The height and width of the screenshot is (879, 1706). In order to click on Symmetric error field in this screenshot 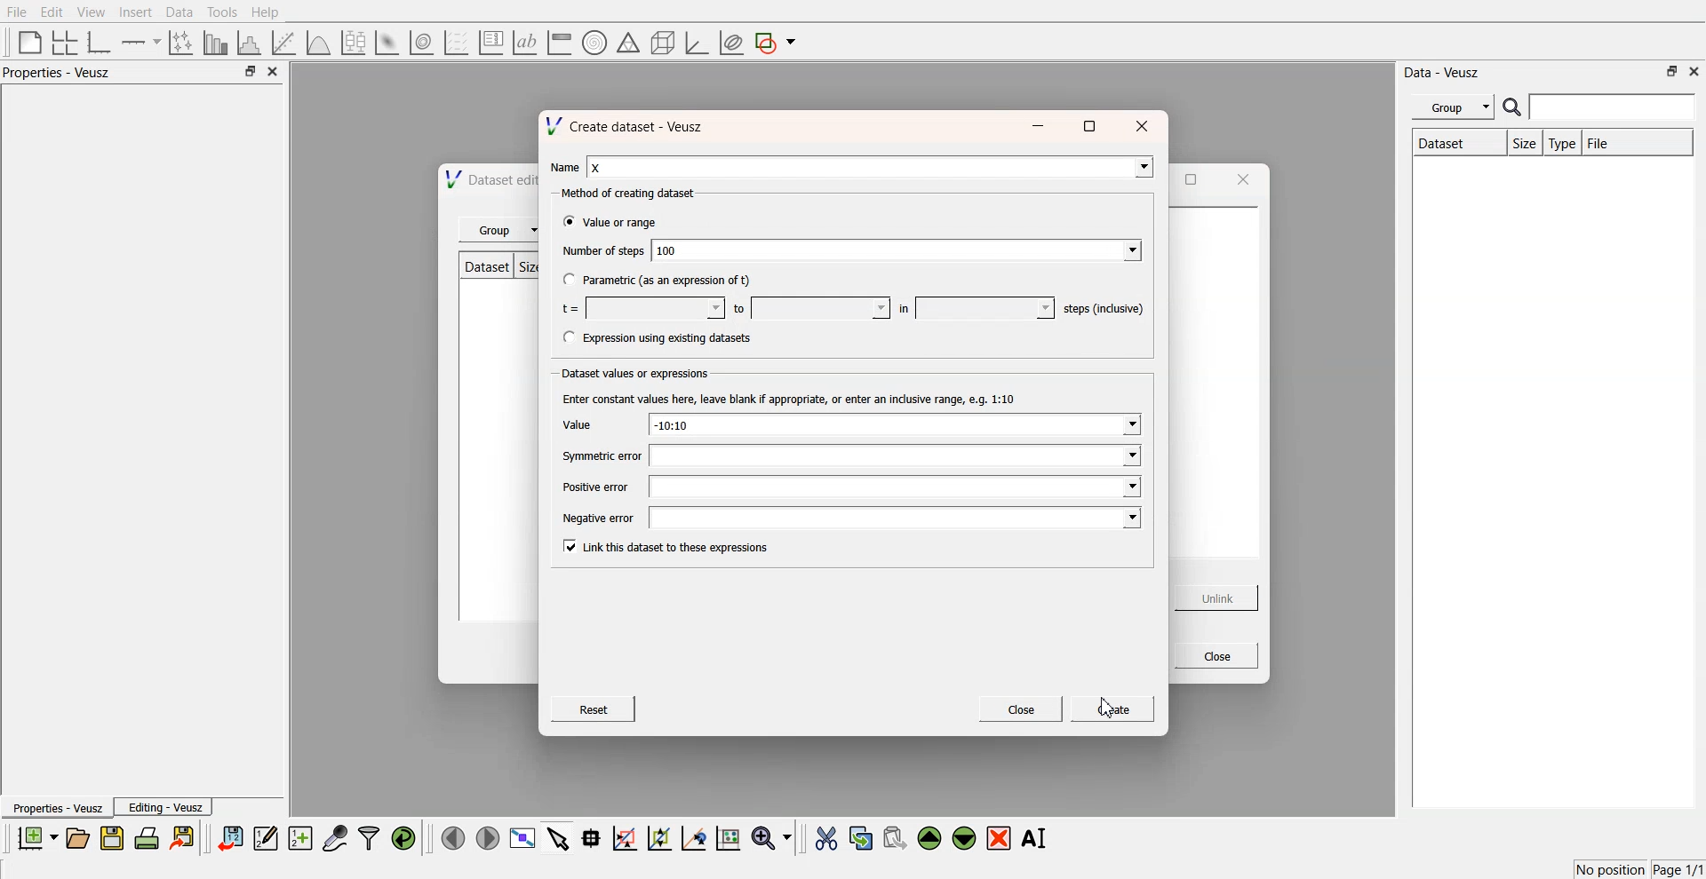, I will do `click(893, 455)`.